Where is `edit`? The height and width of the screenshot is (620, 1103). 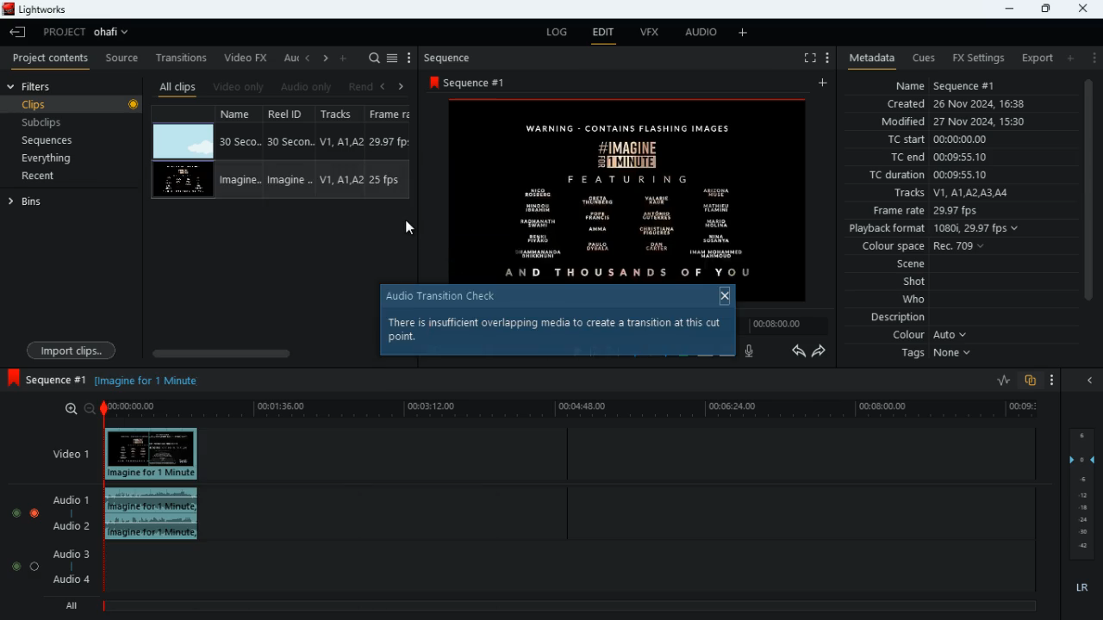
edit is located at coordinates (603, 34).